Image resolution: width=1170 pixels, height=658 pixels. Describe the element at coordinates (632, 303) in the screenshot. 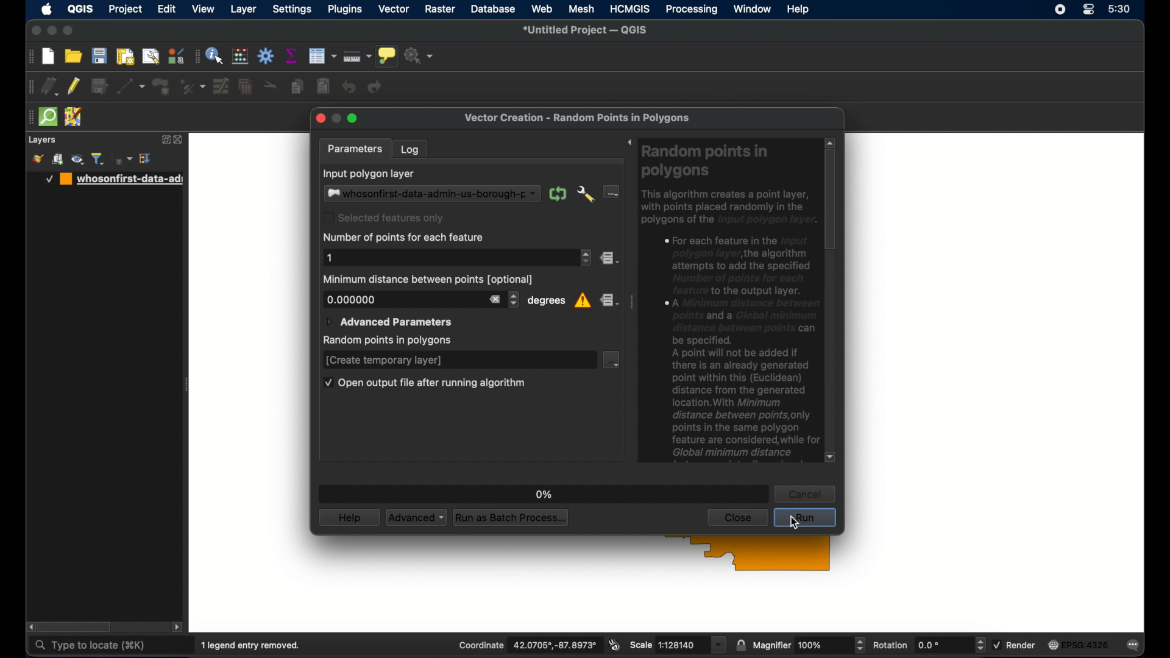

I see `drag handle` at that location.